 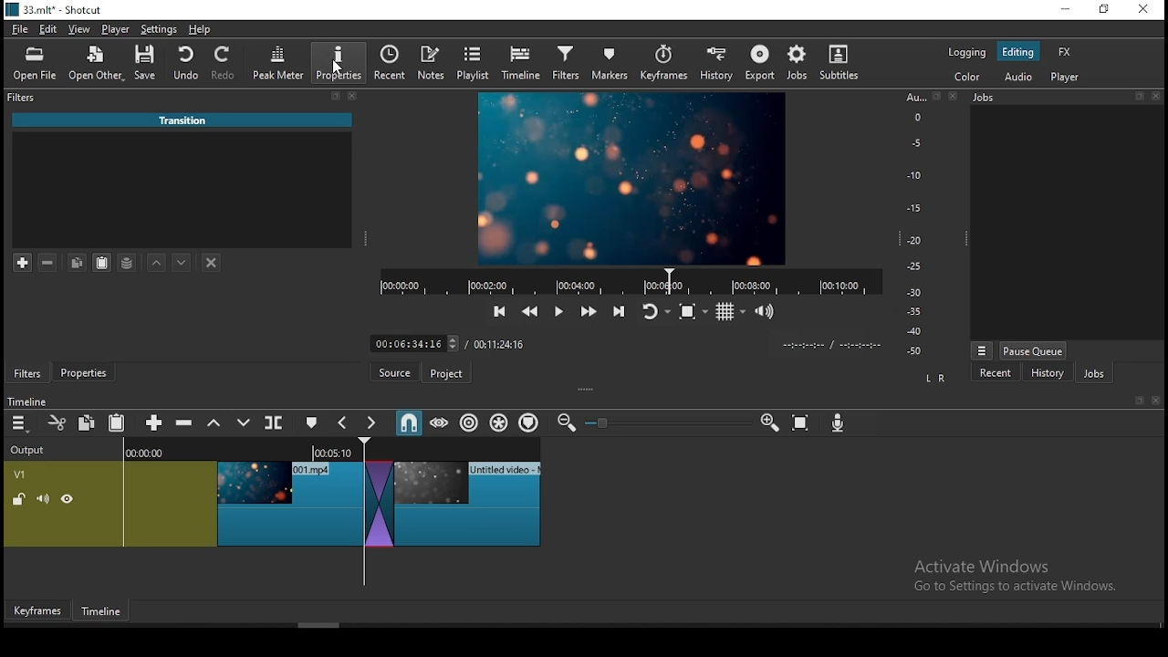 What do you see at coordinates (935, 97) in the screenshot?
I see `` at bounding box center [935, 97].